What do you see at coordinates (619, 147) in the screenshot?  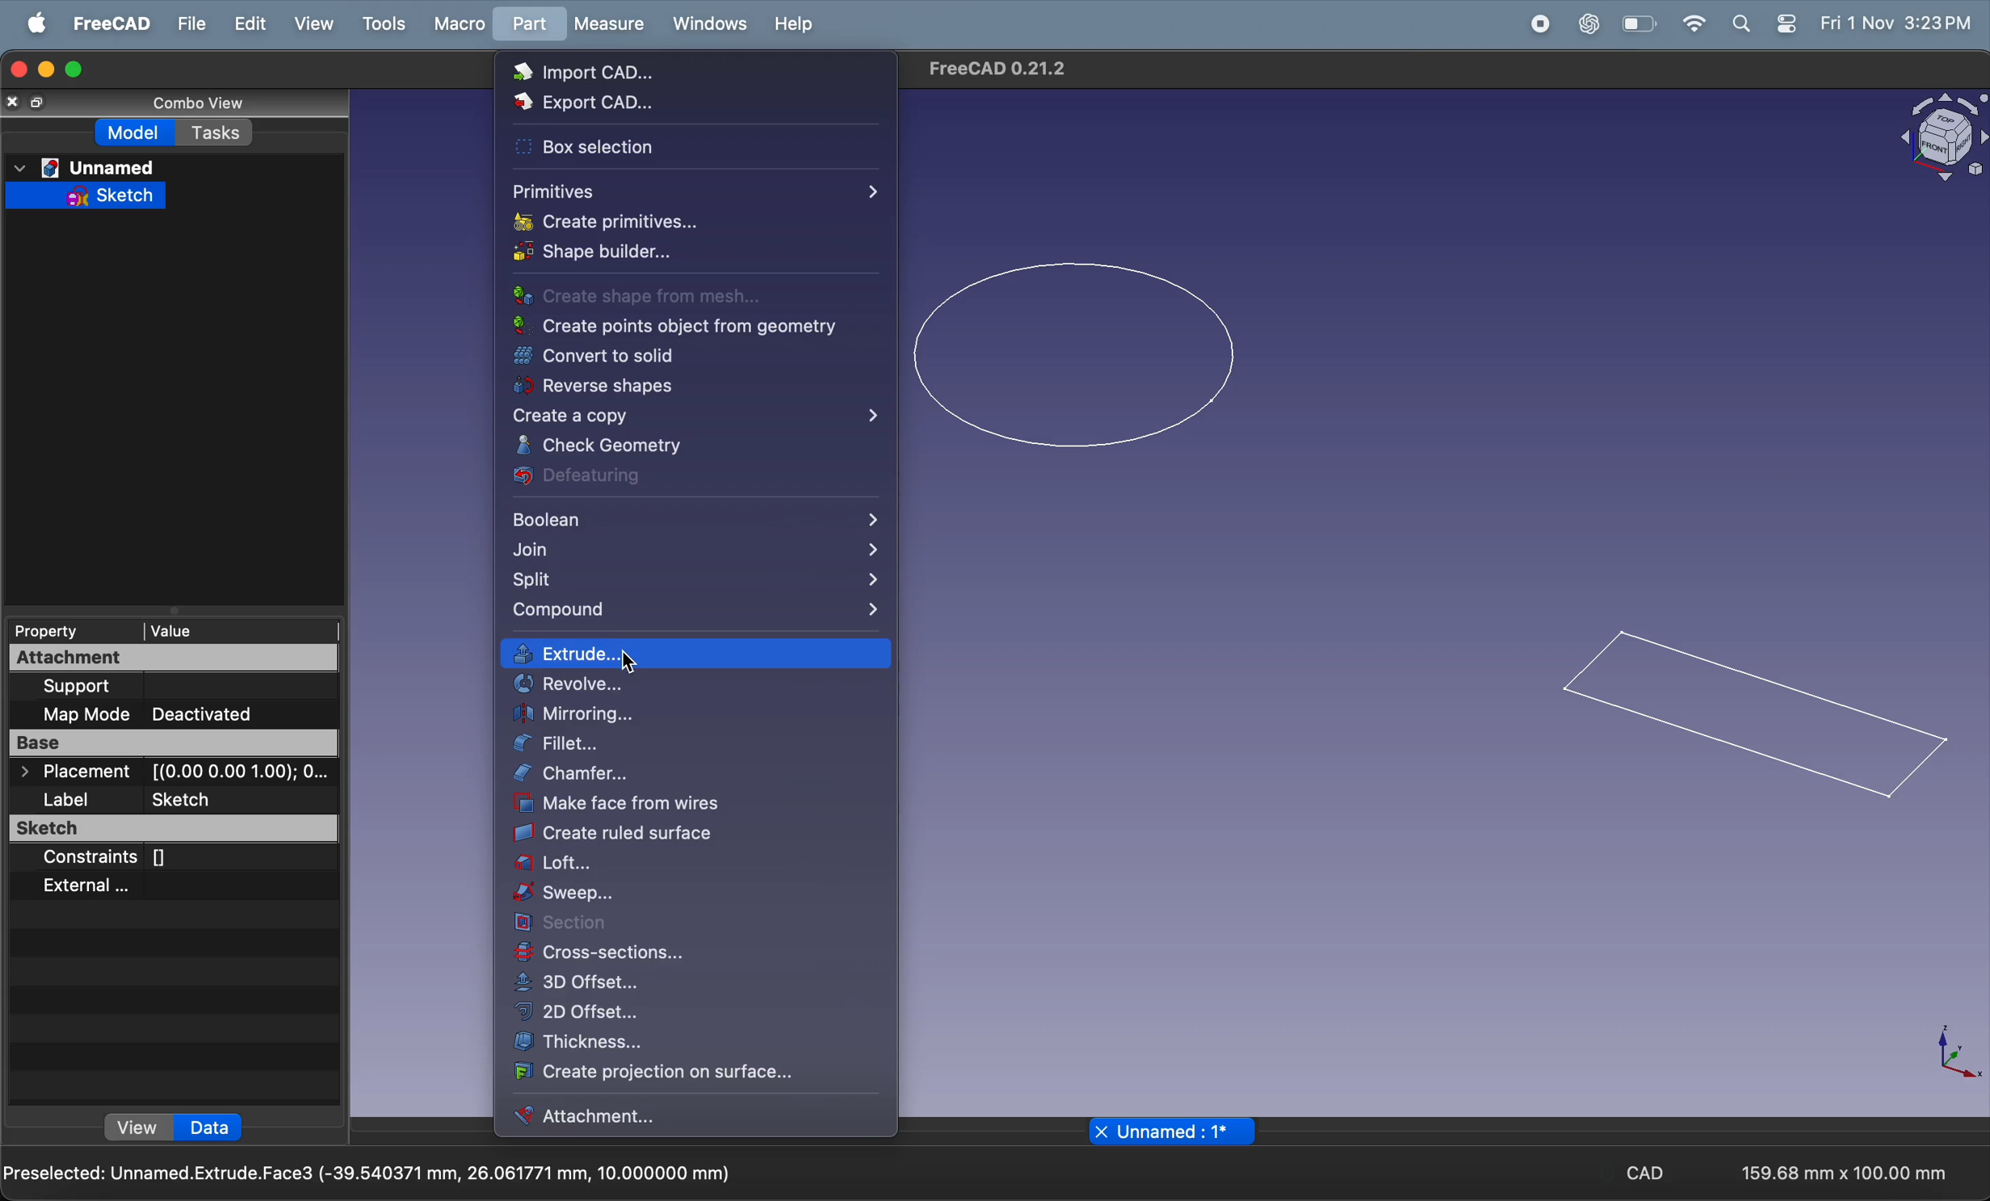 I see `Box section` at bounding box center [619, 147].